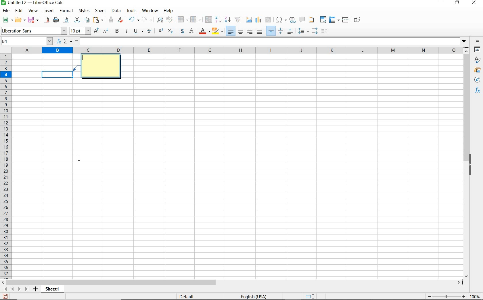  What do you see at coordinates (19, 11) in the screenshot?
I see `edit` at bounding box center [19, 11].